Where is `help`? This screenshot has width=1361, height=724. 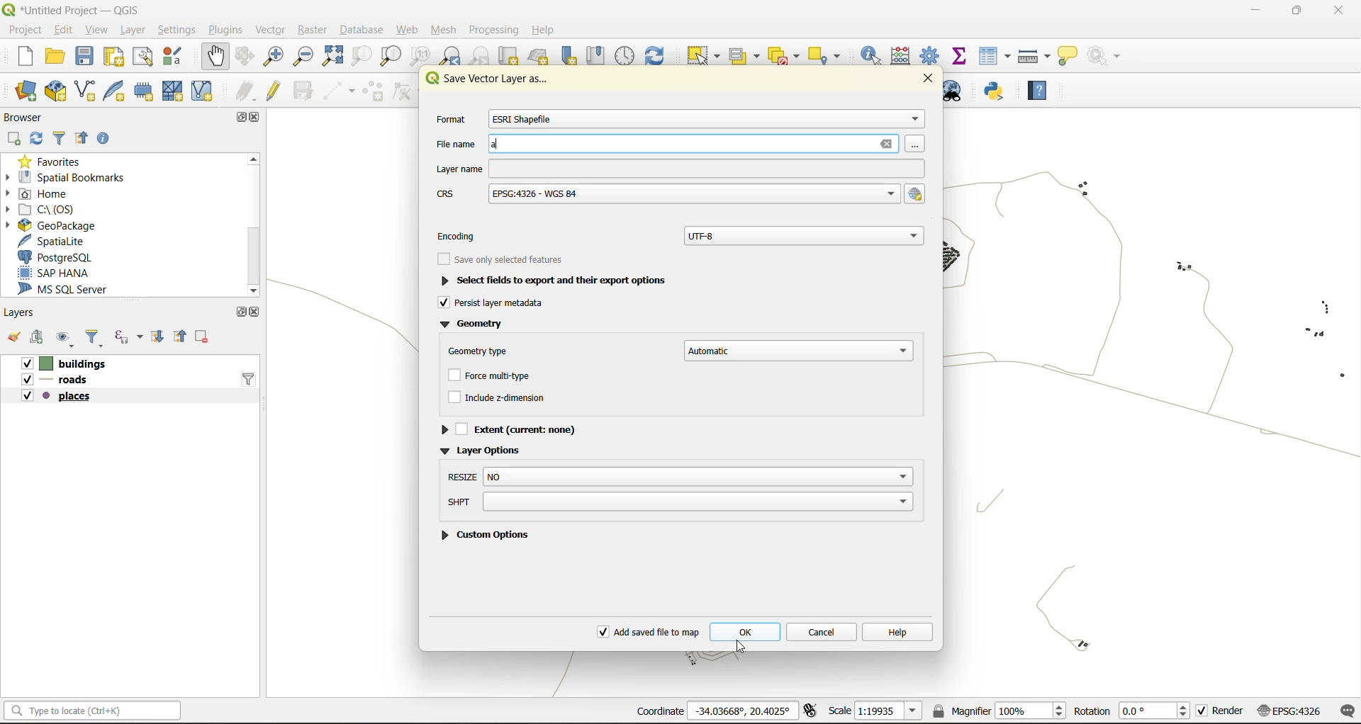 help is located at coordinates (1041, 87).